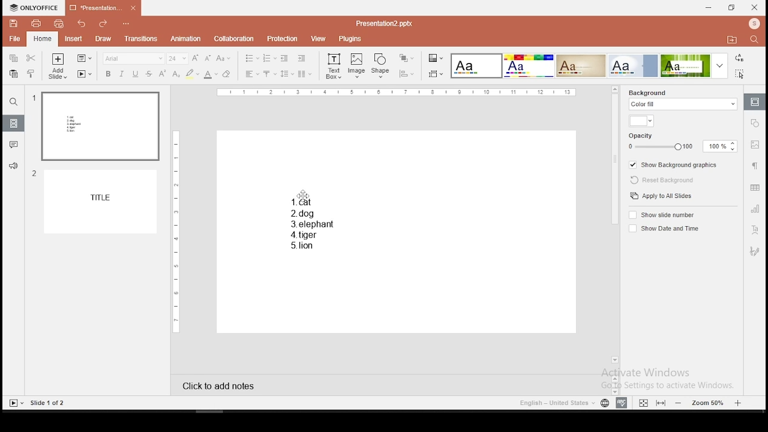 This screenshot has height=432, width=768. I want to click on text box, so click(333, 67).